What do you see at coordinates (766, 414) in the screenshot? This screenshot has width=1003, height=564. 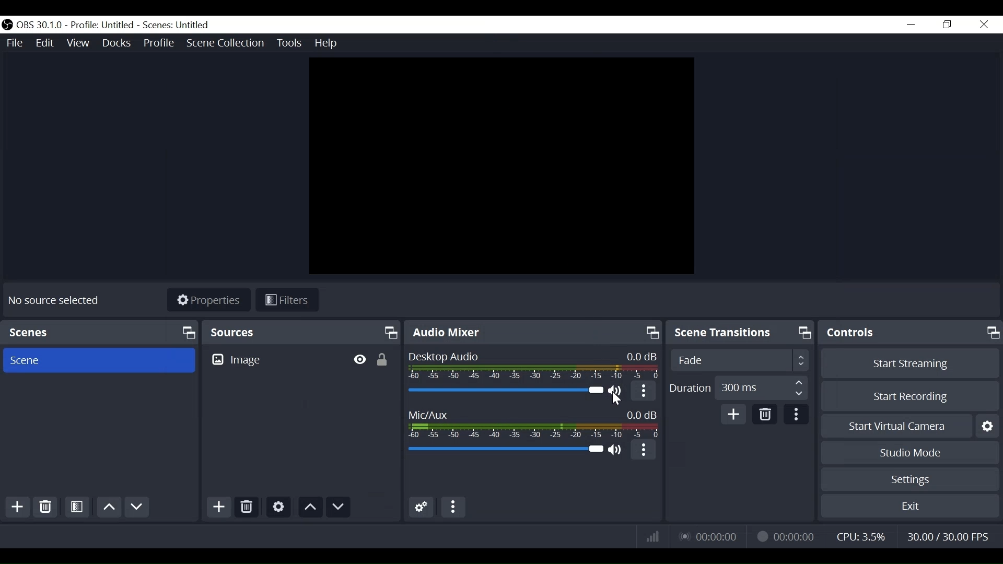 I see `Delete` at bounding box center [766, 414].